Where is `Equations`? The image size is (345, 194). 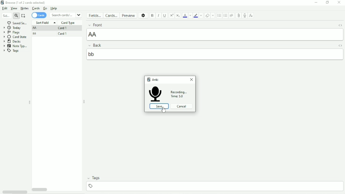 Equations is located at coordinates (251, 15).